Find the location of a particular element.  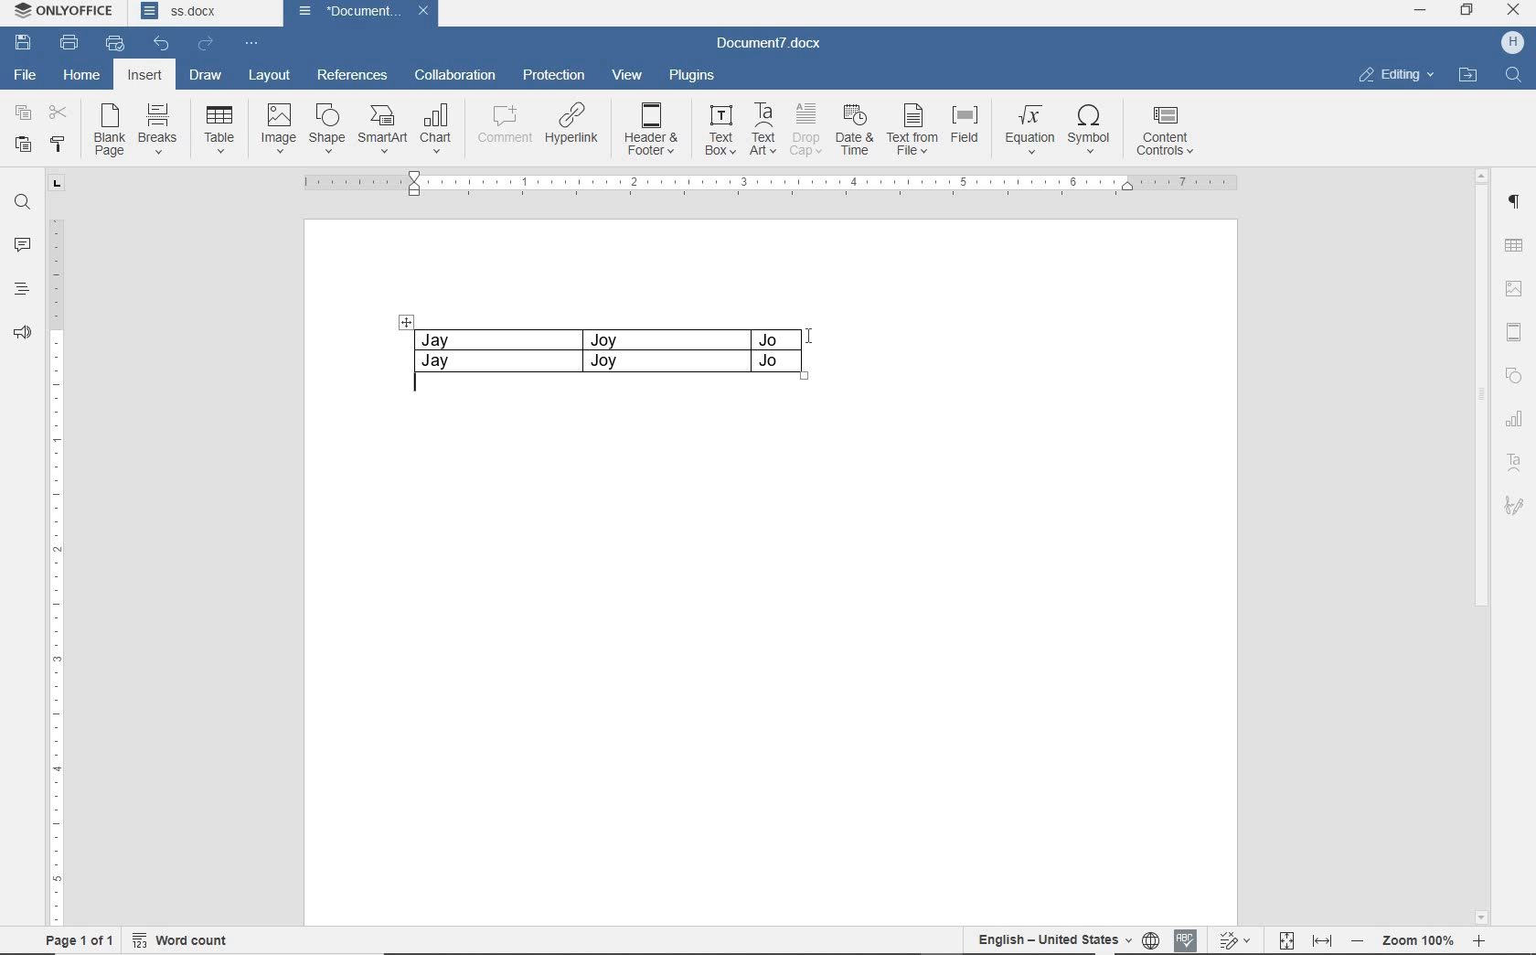

DROP CAP is located at coordinates (805, 128).